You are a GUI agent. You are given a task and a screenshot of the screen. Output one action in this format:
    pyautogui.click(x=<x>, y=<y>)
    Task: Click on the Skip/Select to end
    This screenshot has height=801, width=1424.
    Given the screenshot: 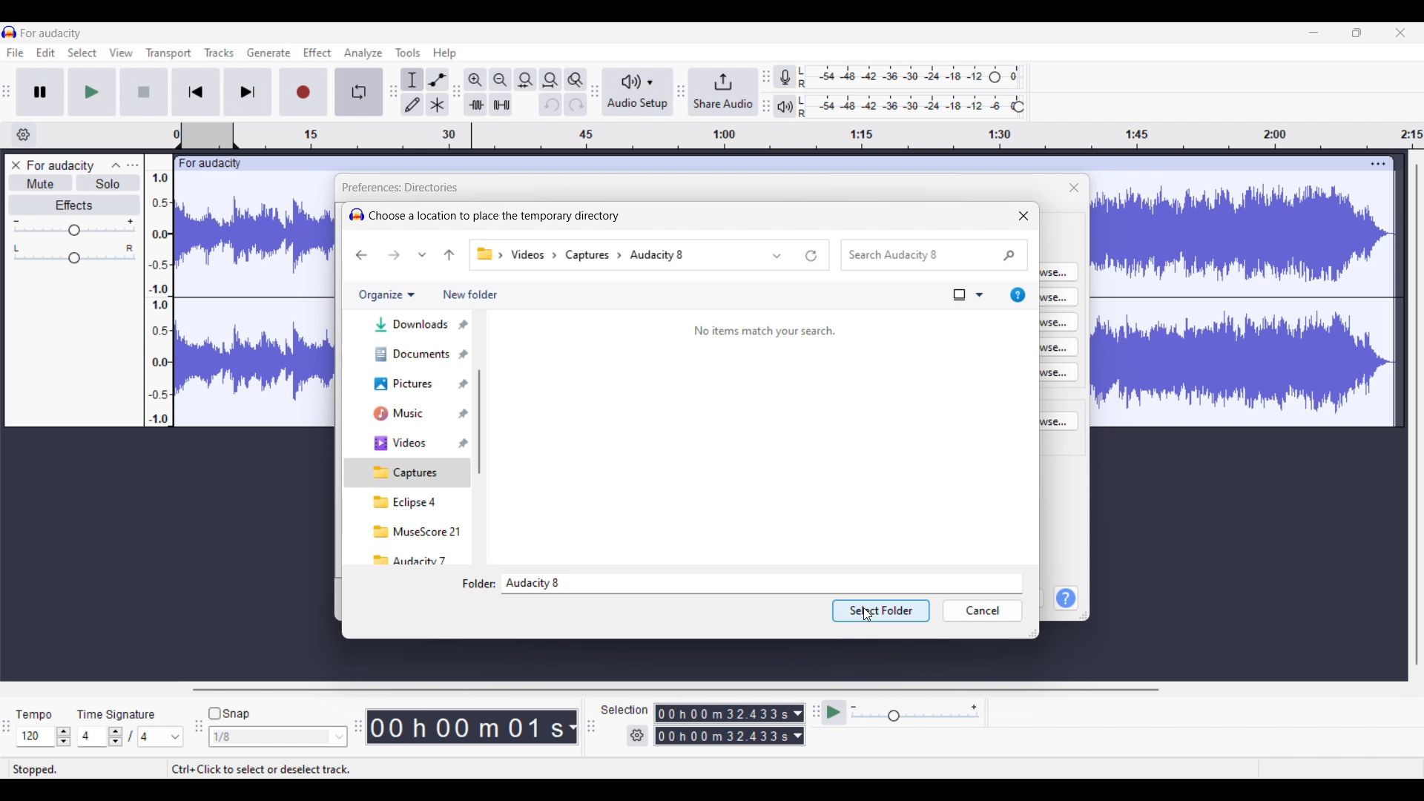 What is the action you would take?
    pyautogui.click(x=248, y=92)
    